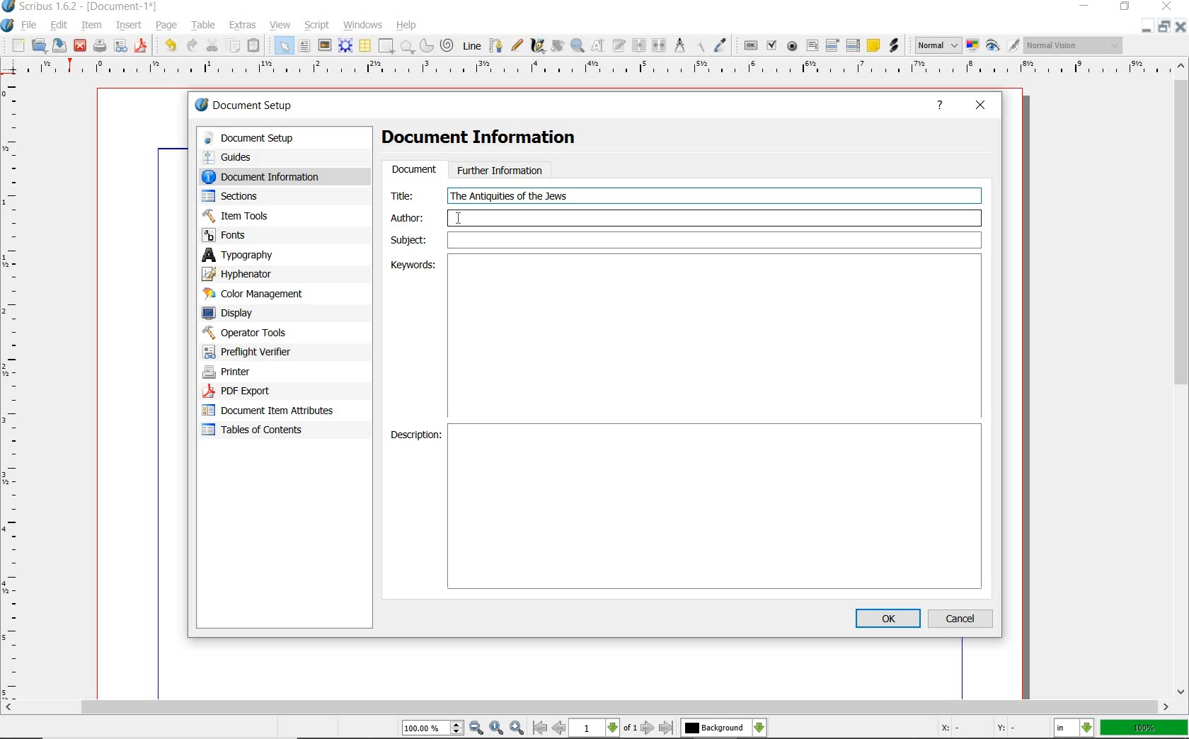 The height and width of the screenshot is (739, 1189). I want to click on save, so click(61, 45).